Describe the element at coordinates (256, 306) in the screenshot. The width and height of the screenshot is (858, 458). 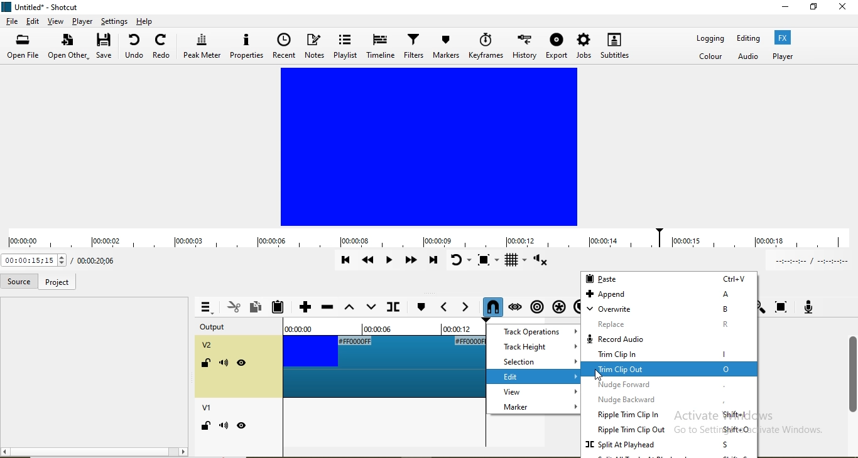
I see `Copy` at that location.